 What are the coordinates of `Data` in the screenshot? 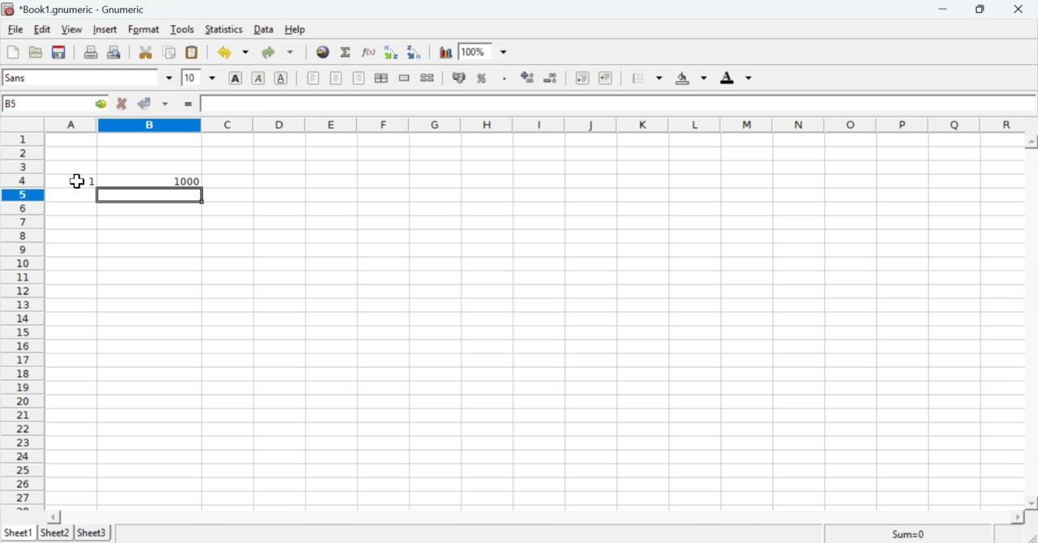 It's located at (265, 30).